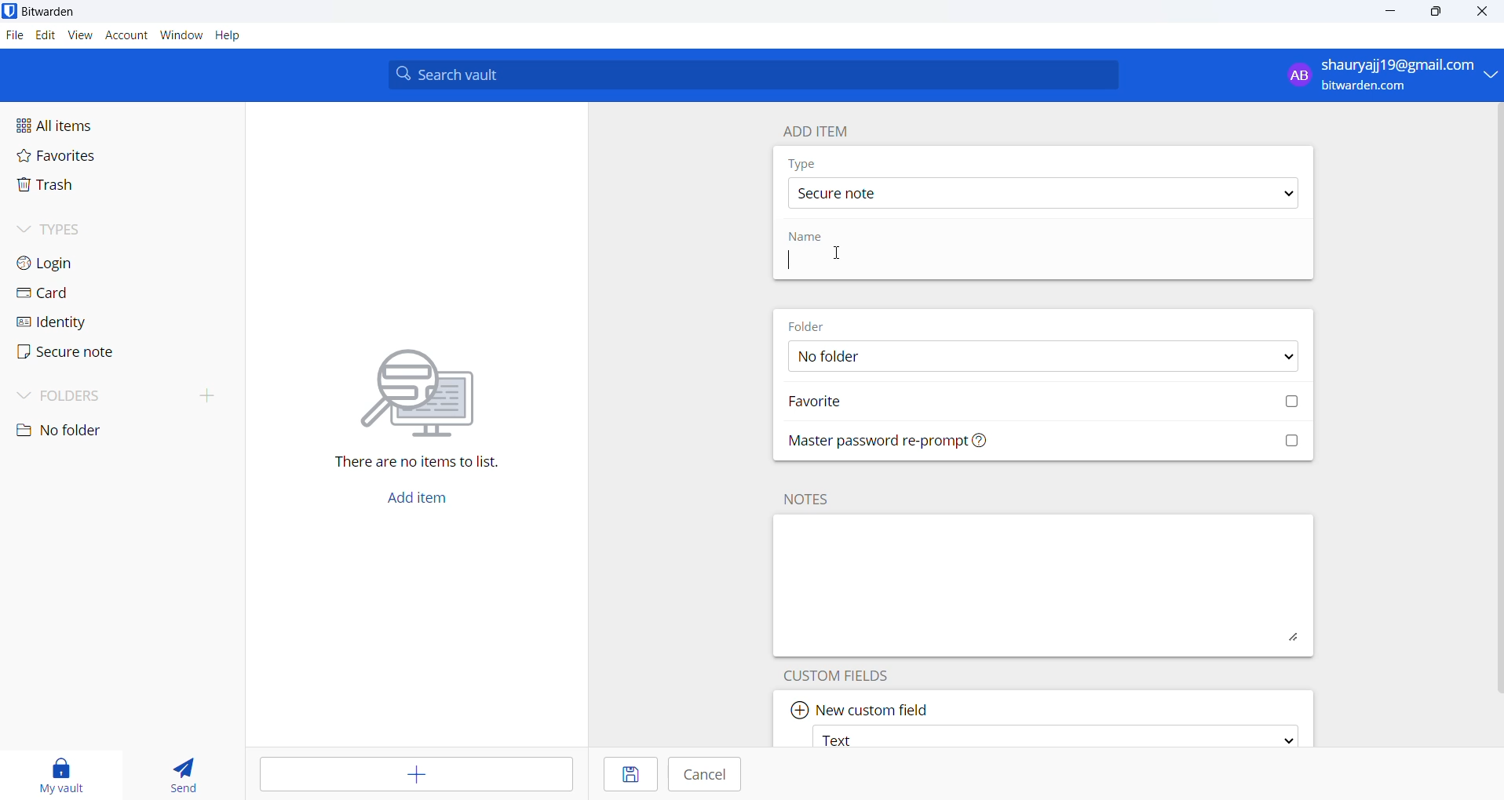 The image size is (1504, 800). I want to click on minimize, so click(1393, 12).